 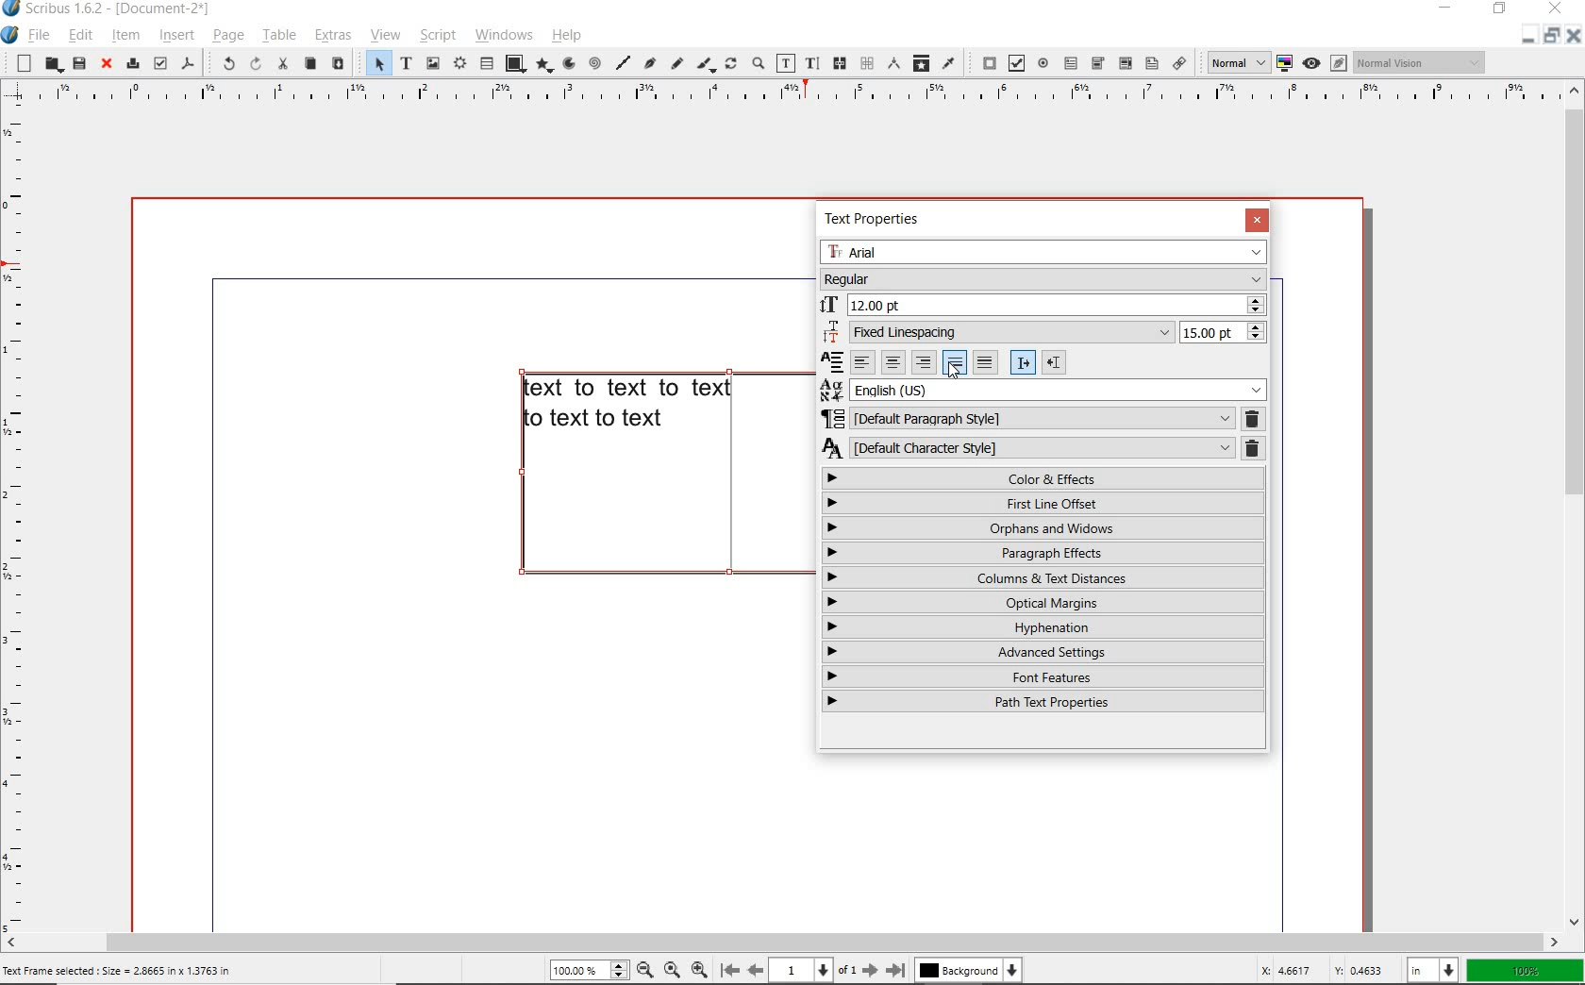 What do you see at coordinates (781, 943) in the screenshot?
I see `scrollbar` at bounding box center [781, 943].